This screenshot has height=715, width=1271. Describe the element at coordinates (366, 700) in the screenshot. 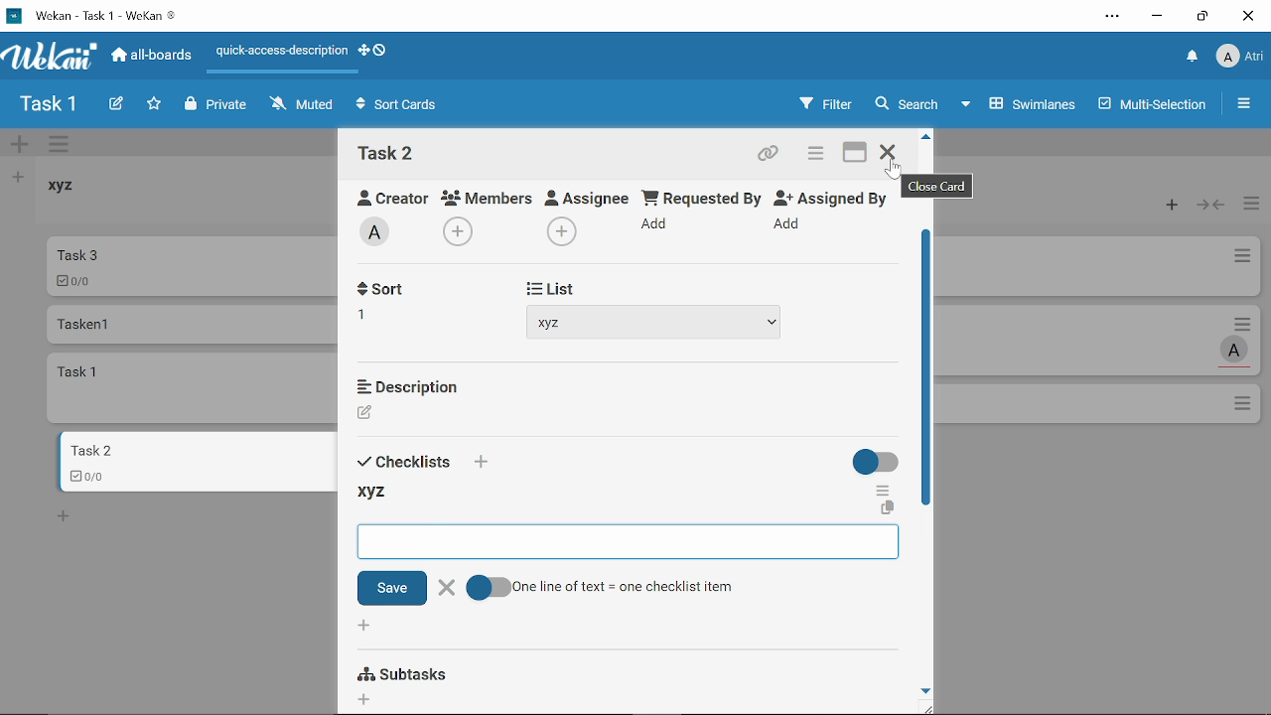

I see `Add` at that location.